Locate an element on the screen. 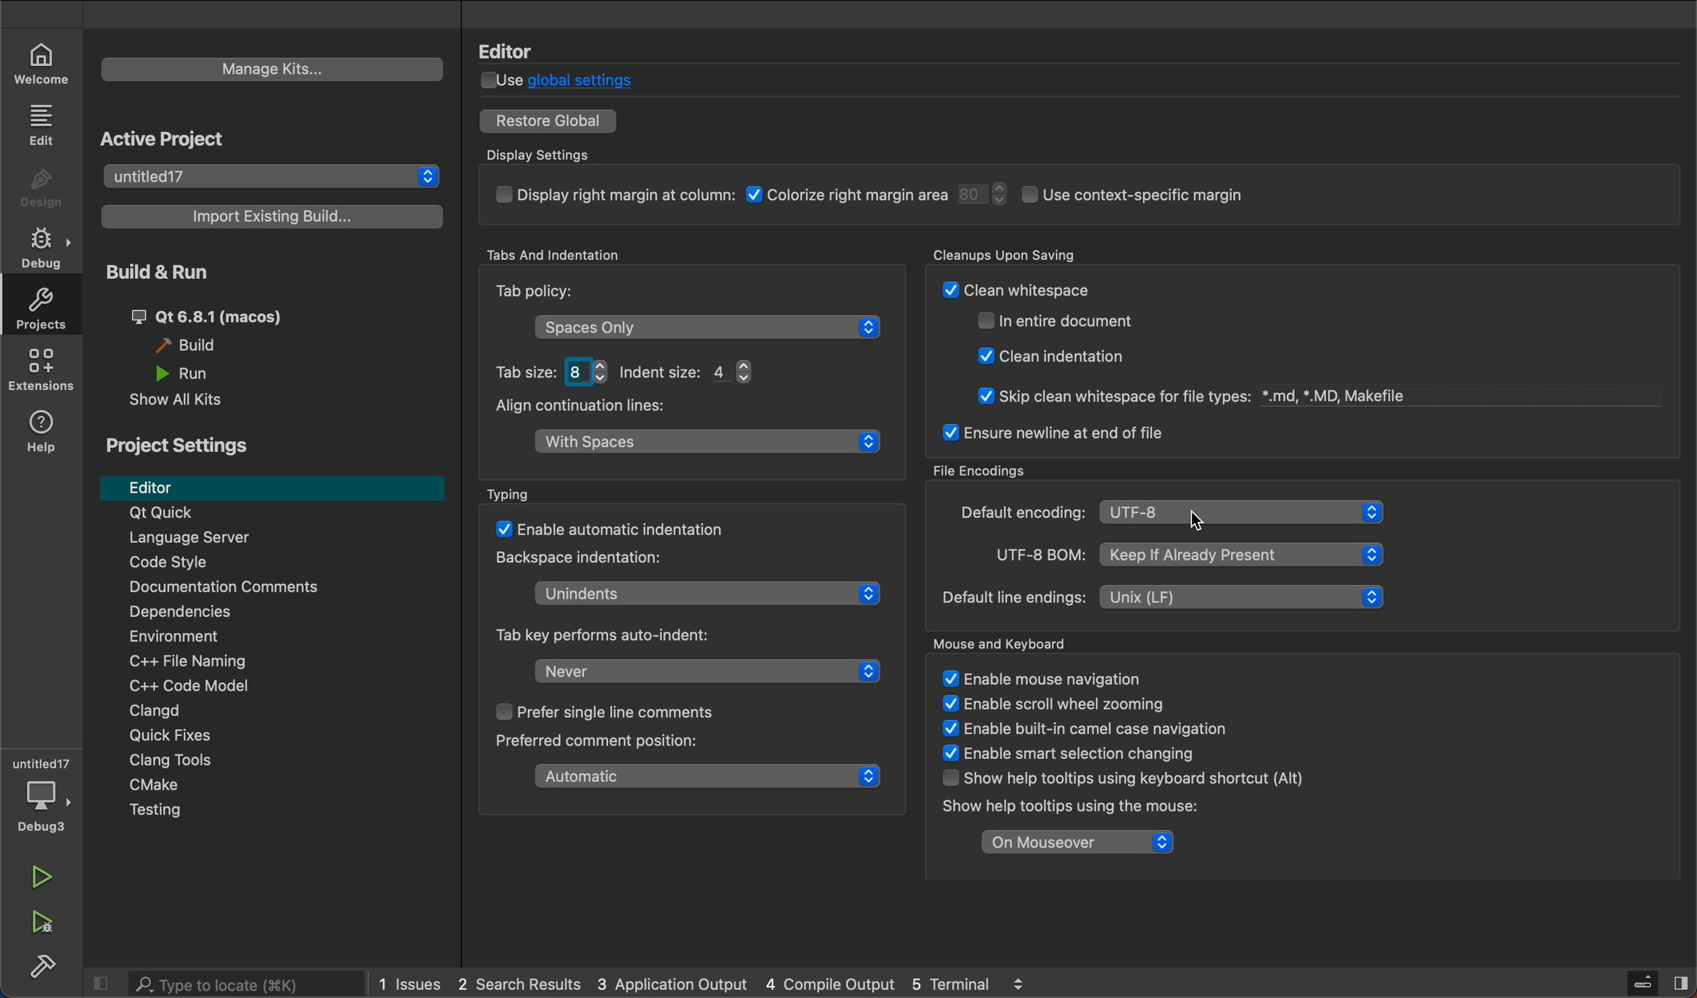  cleanup savings is located at coordinates (1196, 284).